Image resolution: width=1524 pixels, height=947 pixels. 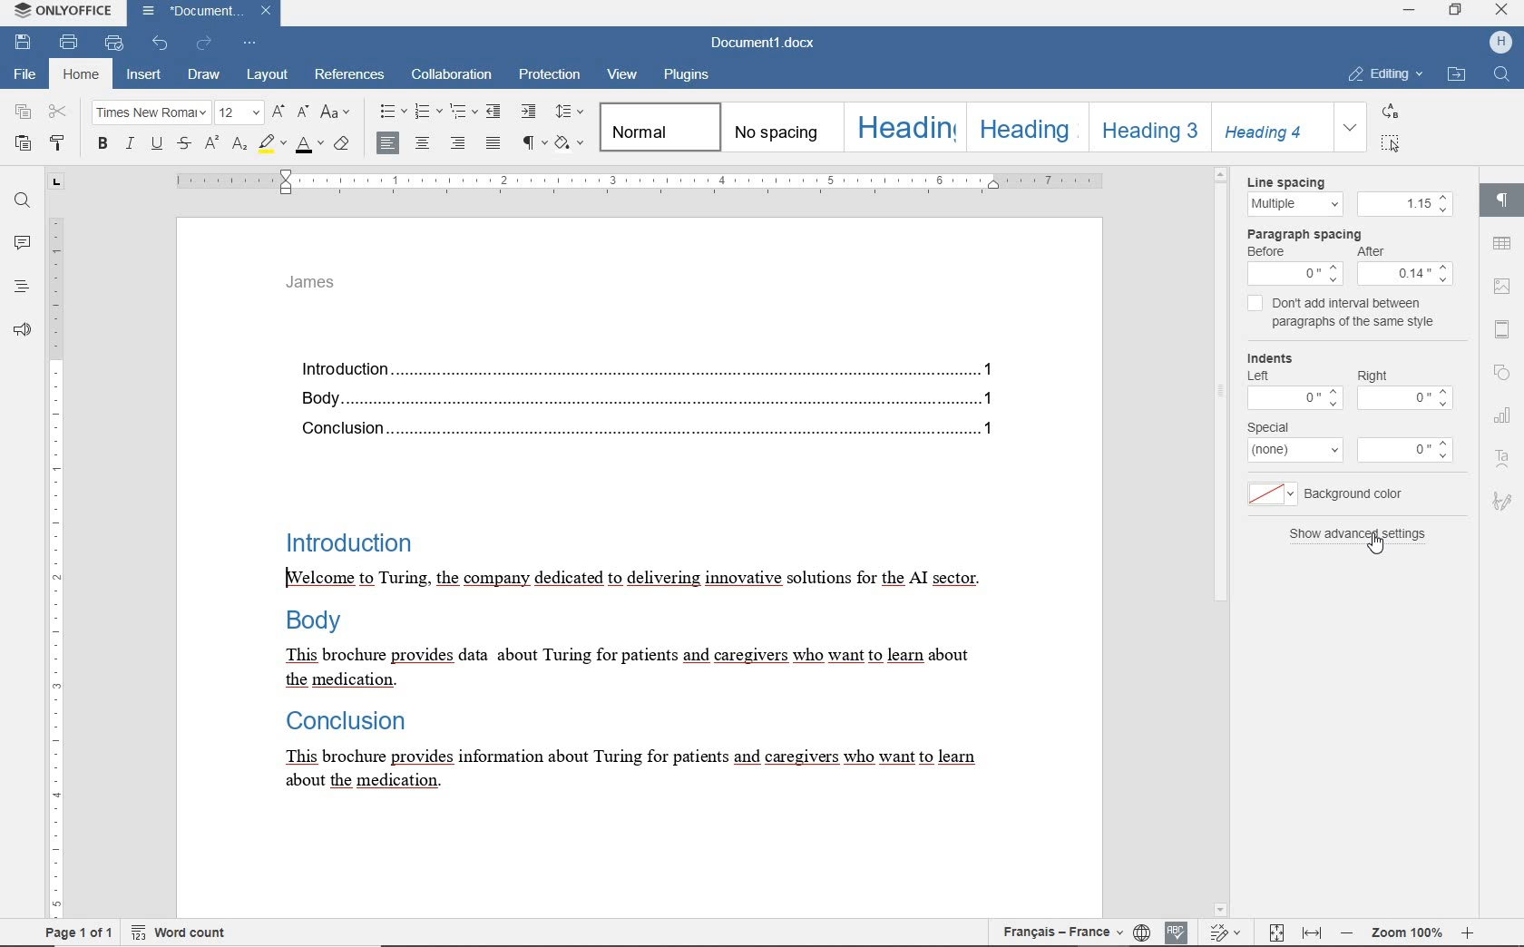 I want to click on home, so click(x=81, y=77).